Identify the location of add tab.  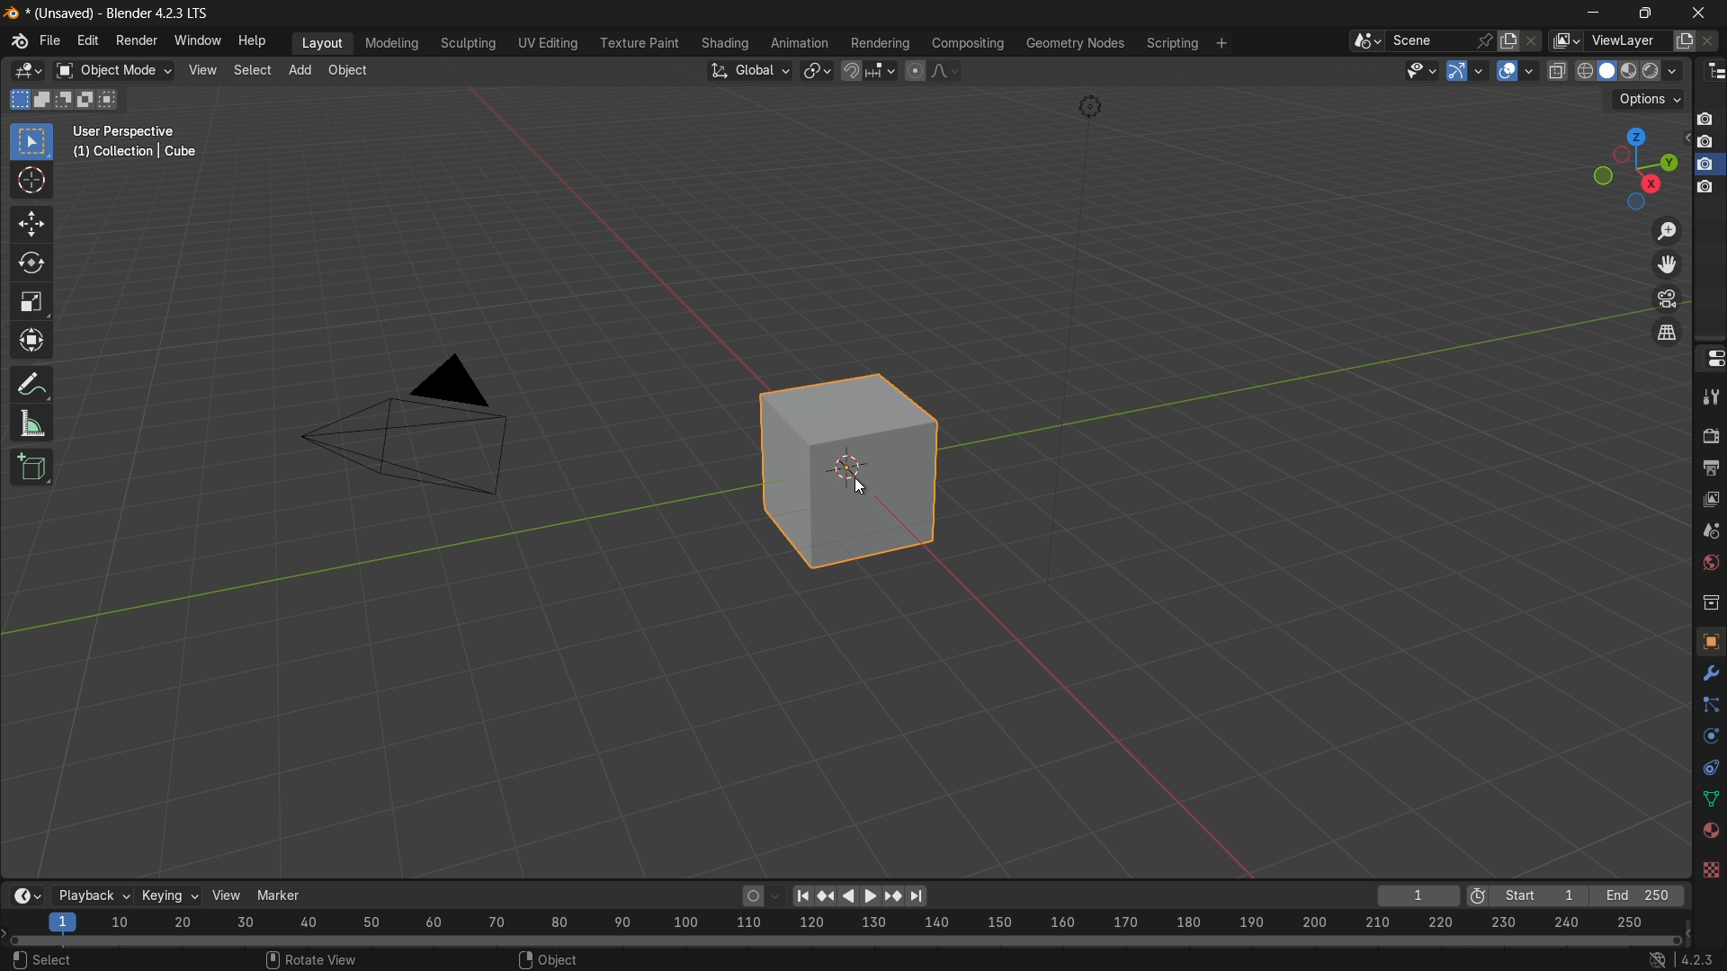
(303, 72).